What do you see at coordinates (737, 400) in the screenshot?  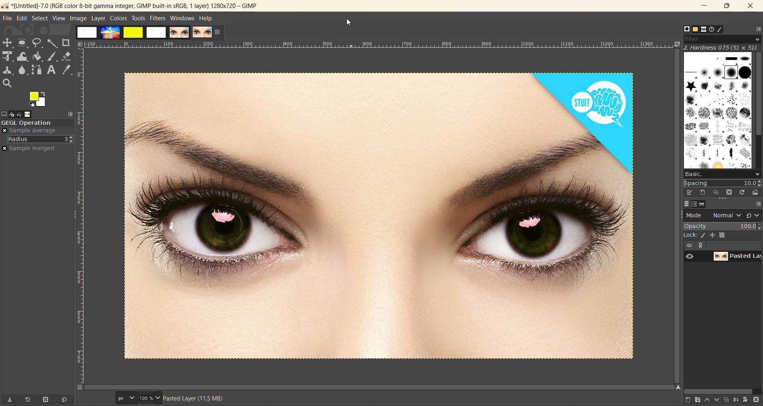 I see `merge this layer` at bounding box center [737, 400].